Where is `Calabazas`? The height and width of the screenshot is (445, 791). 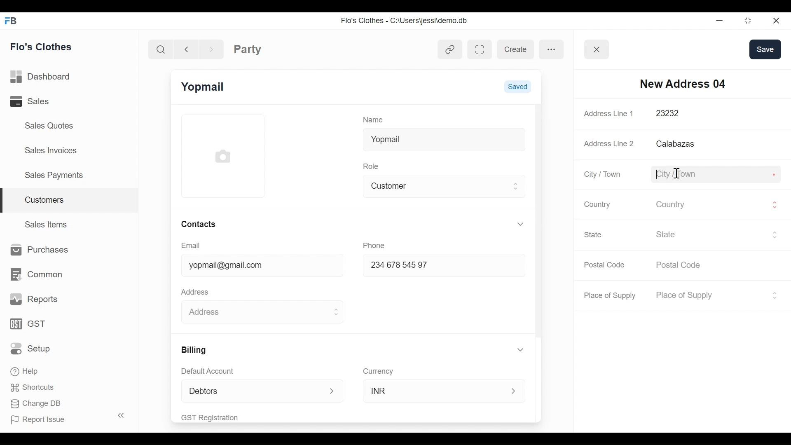
Calabazas is located at coordinates (716, 144).